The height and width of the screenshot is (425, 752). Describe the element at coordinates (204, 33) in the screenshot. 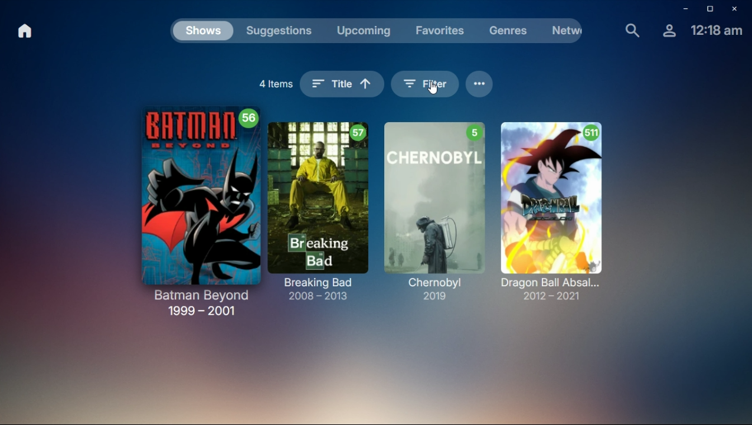

I see `shows` at that location.